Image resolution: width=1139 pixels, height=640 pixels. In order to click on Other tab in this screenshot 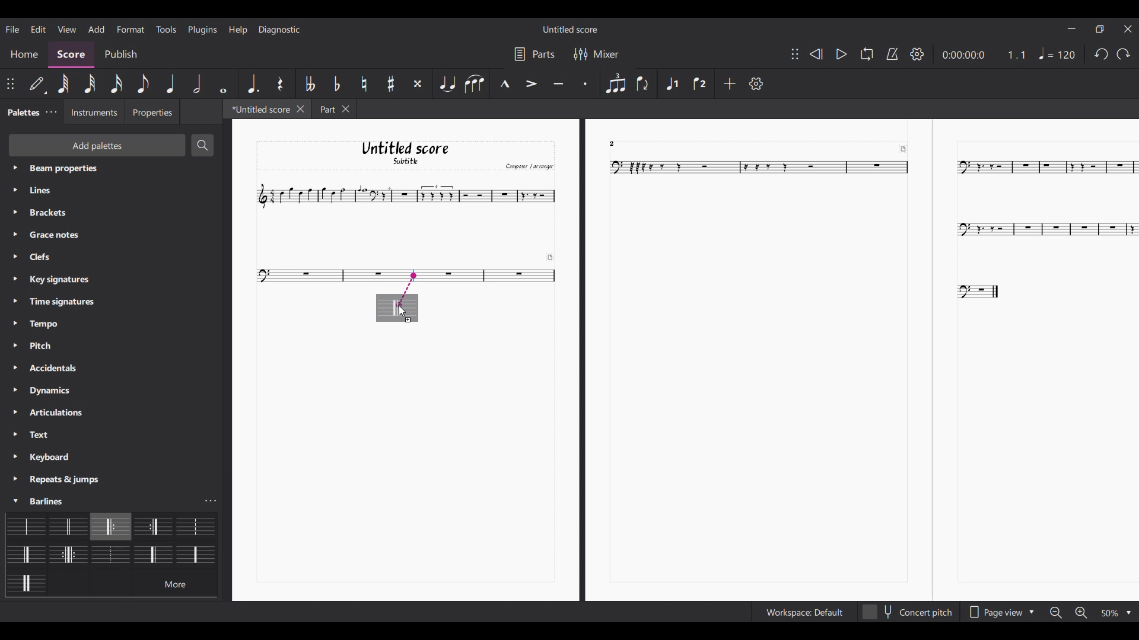, I will do `click(333, 109)`.